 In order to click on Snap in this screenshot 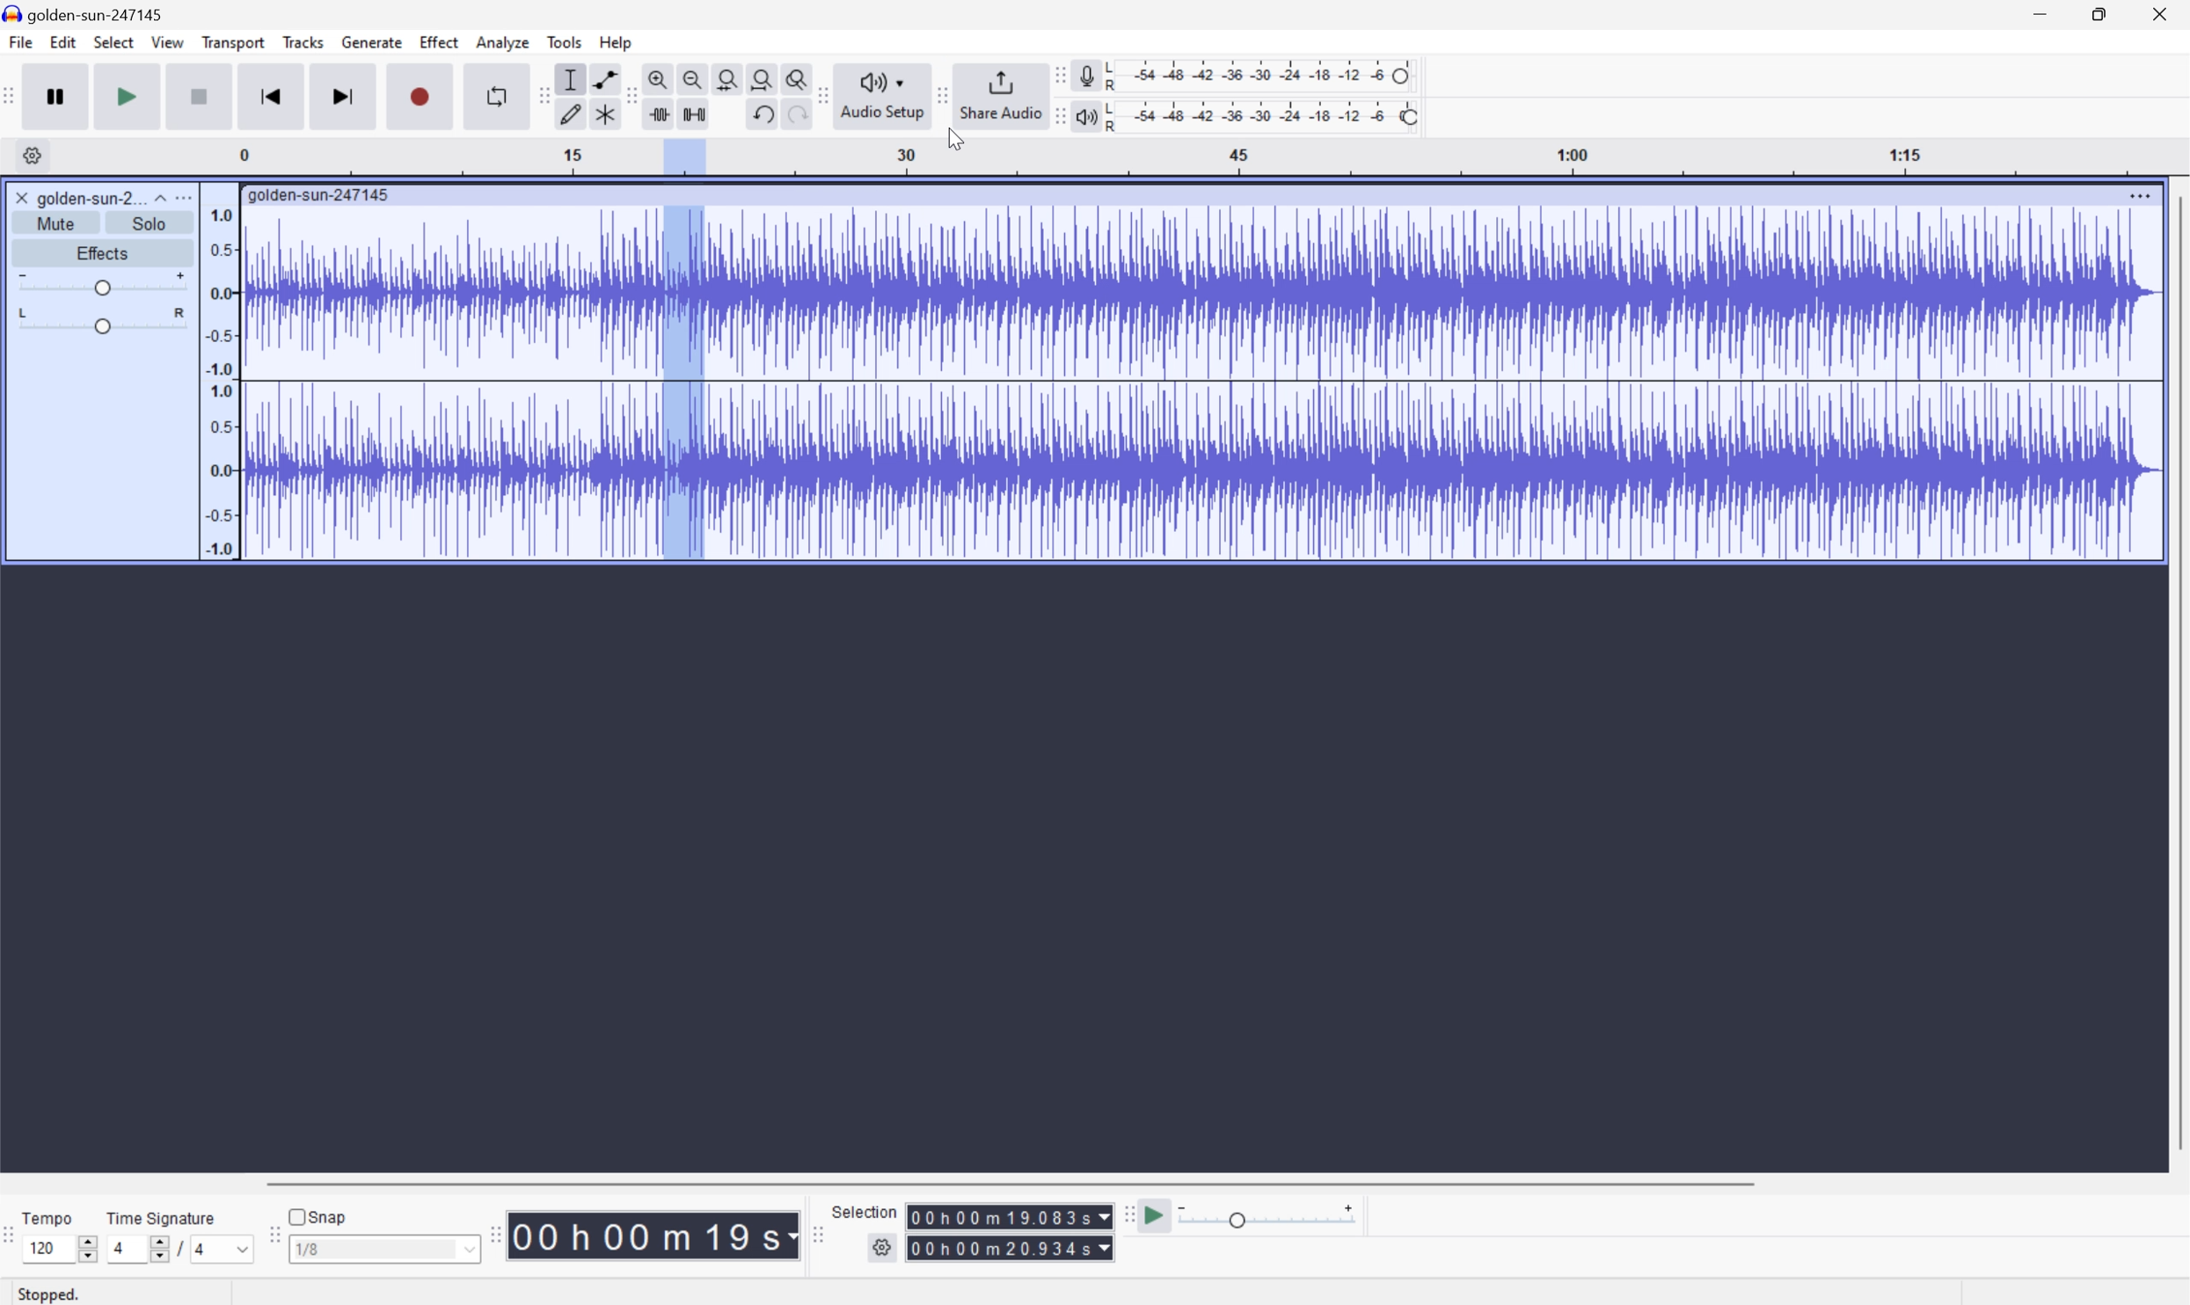, I will do `click(317, 1214)`.